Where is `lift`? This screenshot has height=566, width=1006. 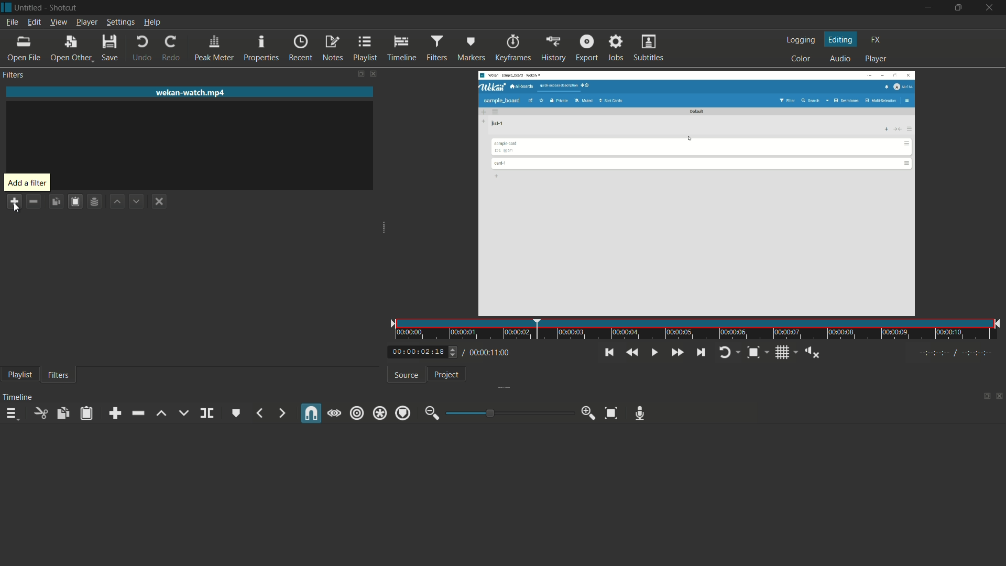 lift is located at coordinates (162, 413).